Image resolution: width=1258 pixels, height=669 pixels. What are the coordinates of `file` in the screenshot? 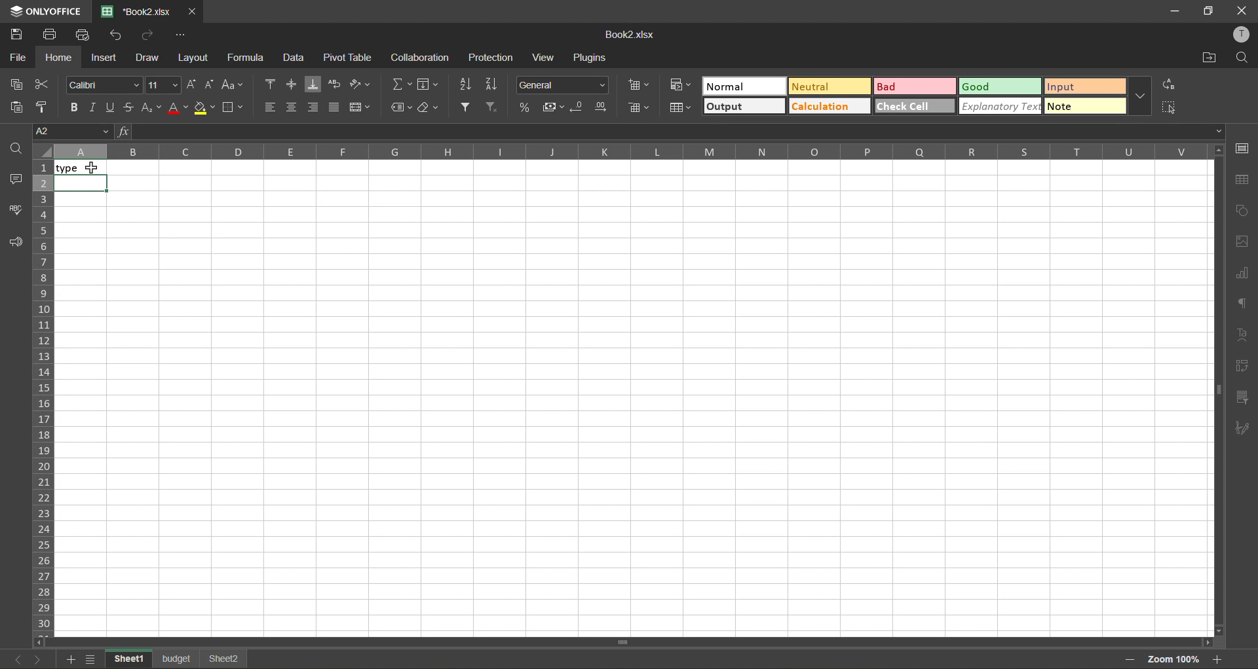 It's located at (18, 56).